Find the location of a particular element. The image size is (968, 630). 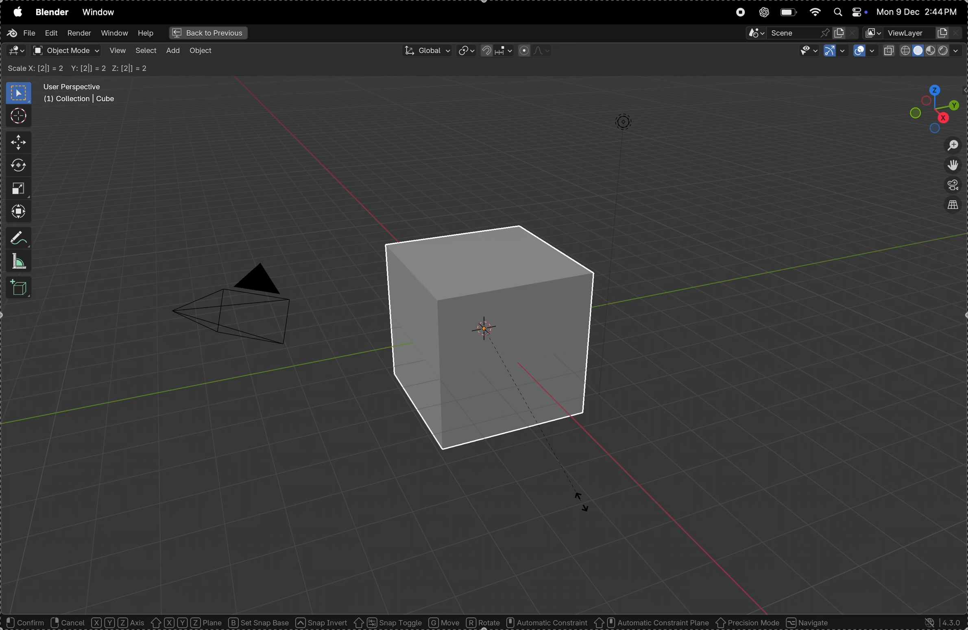

window is located at coordinates (99, 12).